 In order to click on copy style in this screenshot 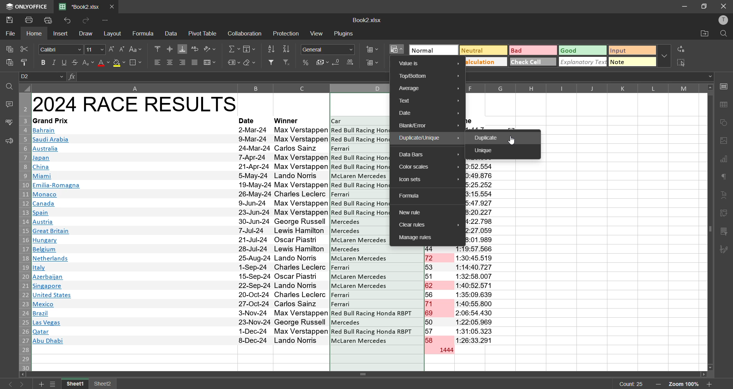, I will do `click(27, 63)`.